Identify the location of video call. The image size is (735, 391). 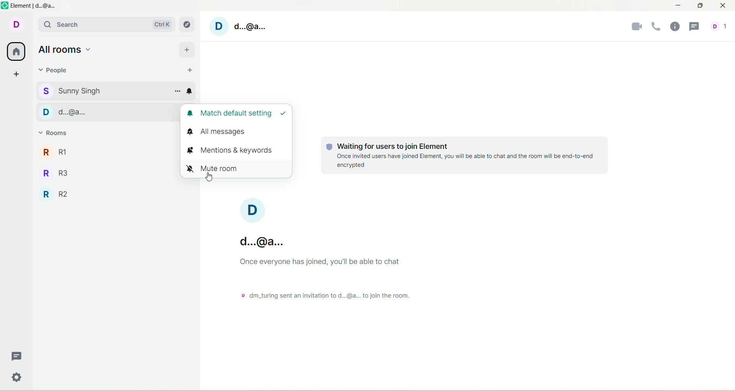
(635, 28).